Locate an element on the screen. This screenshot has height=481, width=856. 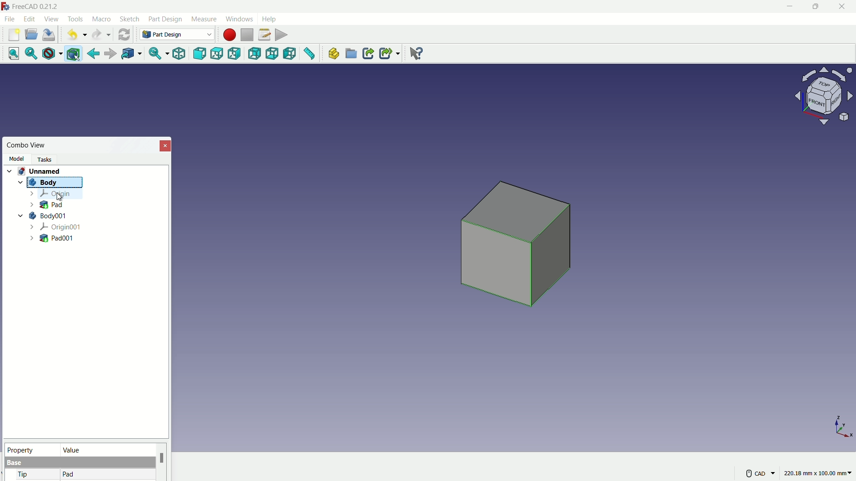
create part is located at coordinates (333, 54).